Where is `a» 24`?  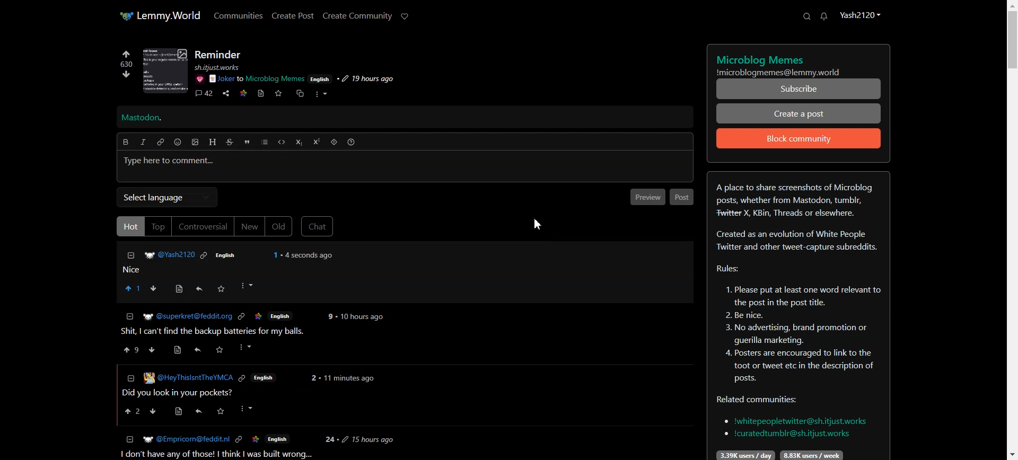
a» 24 is located at coordinates (131, 411).